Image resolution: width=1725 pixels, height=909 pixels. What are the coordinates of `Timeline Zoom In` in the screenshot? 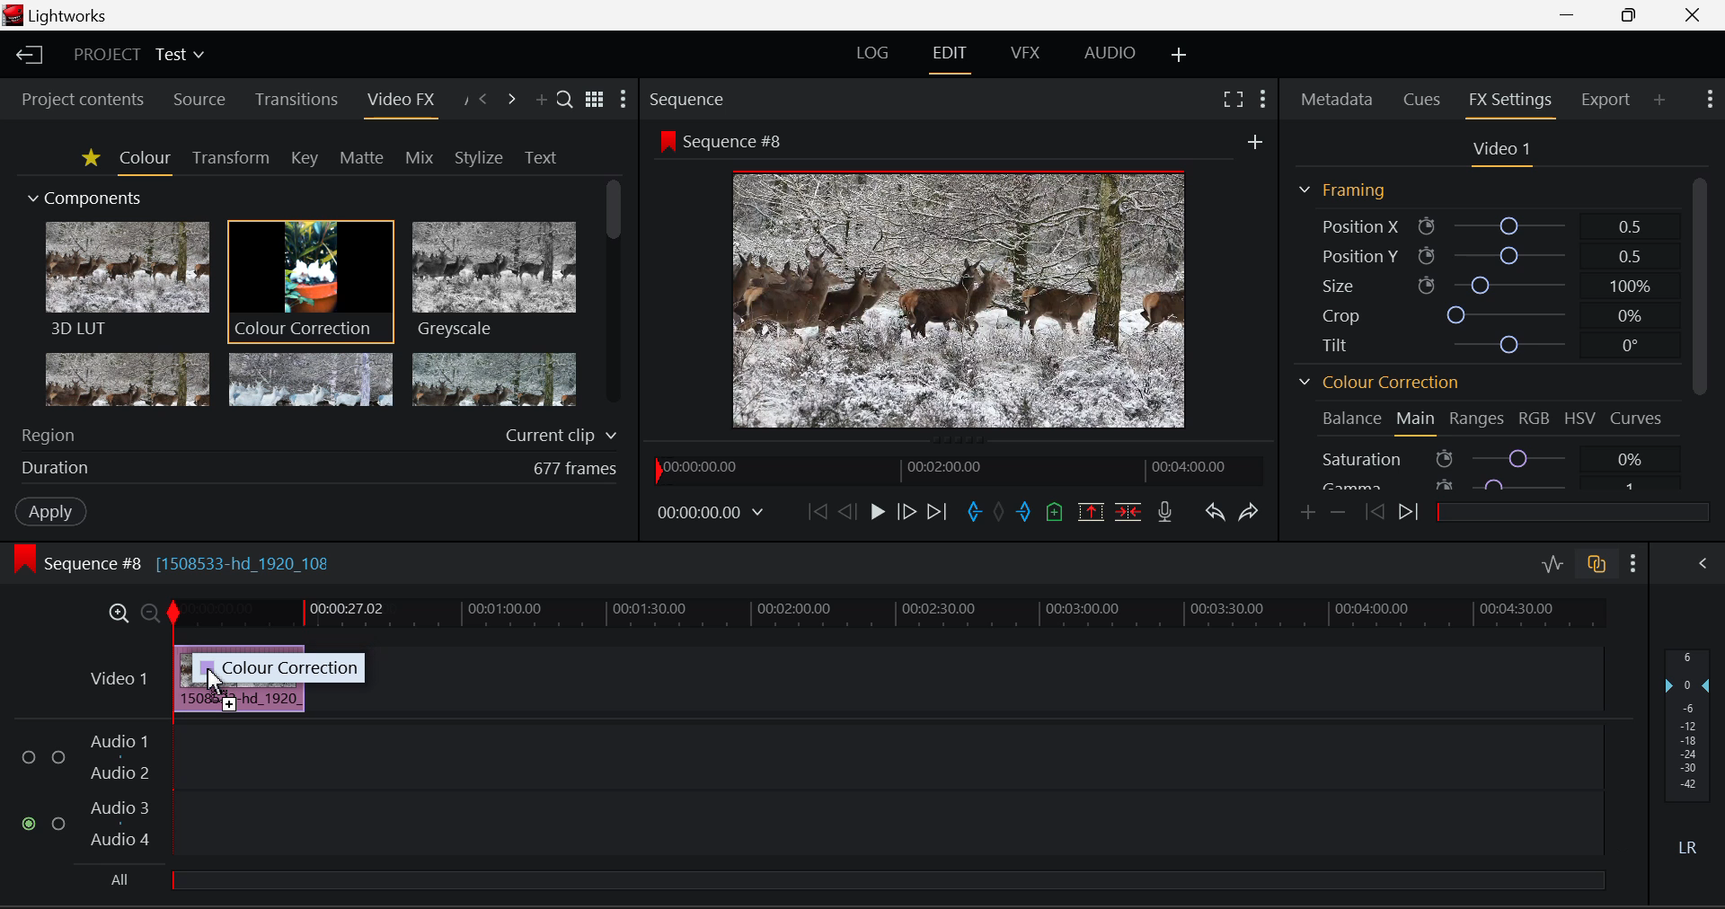 It's located at (118, 615).